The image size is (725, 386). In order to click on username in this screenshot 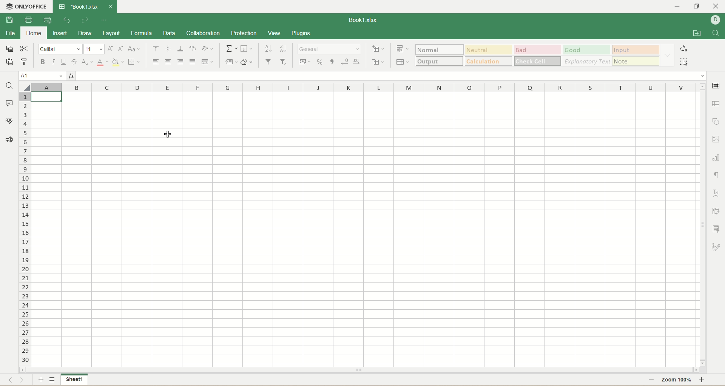, I will do `click(716, 21)`.